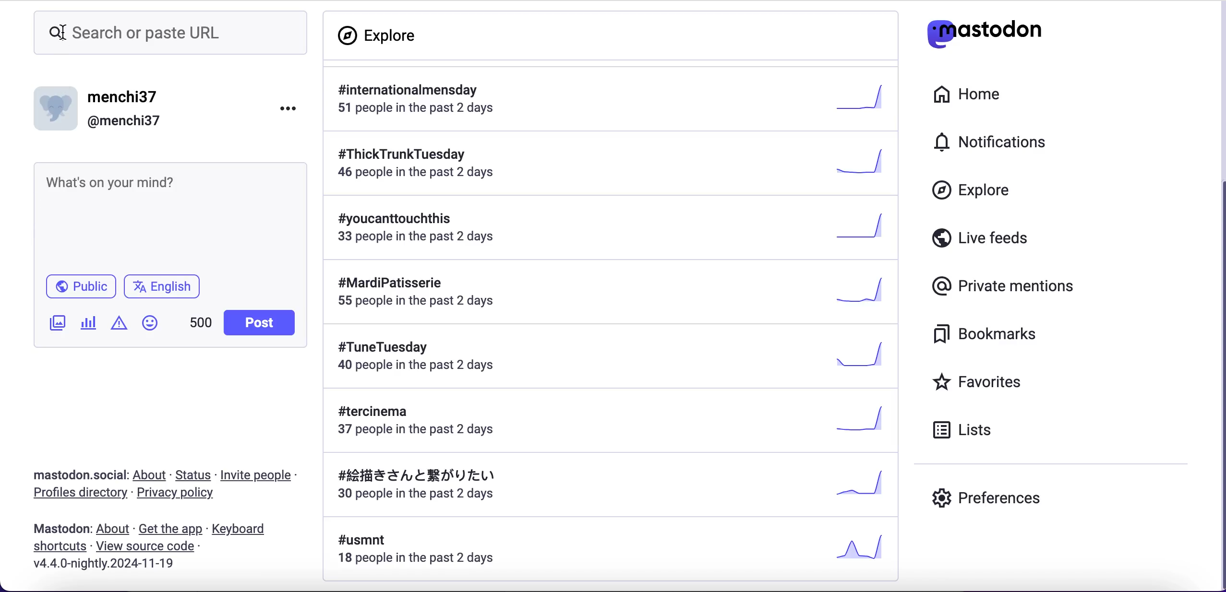 The width and height of the screenshot is (1226, 592). Describe the element at coordinates (966, 430) in the screenshot. I see `lists` at that location.